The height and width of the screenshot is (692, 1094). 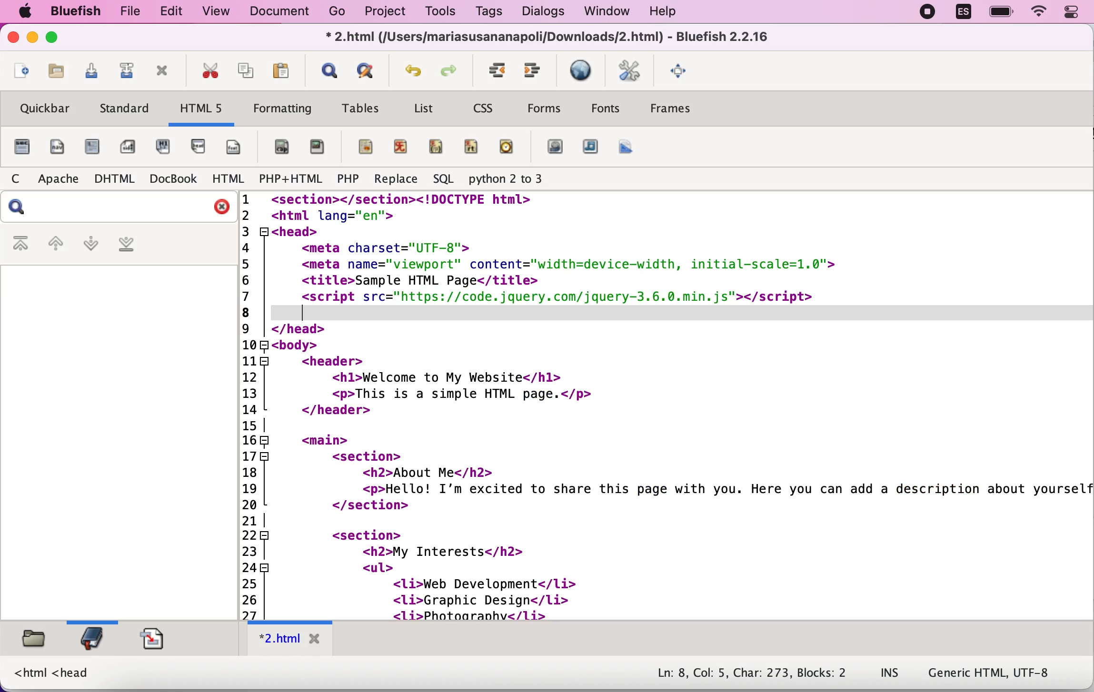 I want to click on php, so click(x=348, y=179).